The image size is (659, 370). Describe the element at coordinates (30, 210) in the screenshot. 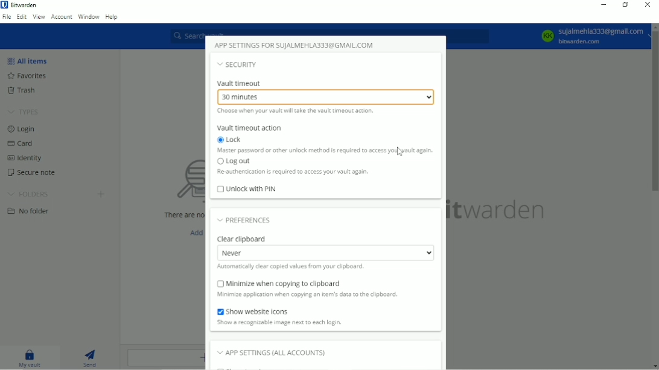

I see `No folder` at that location.